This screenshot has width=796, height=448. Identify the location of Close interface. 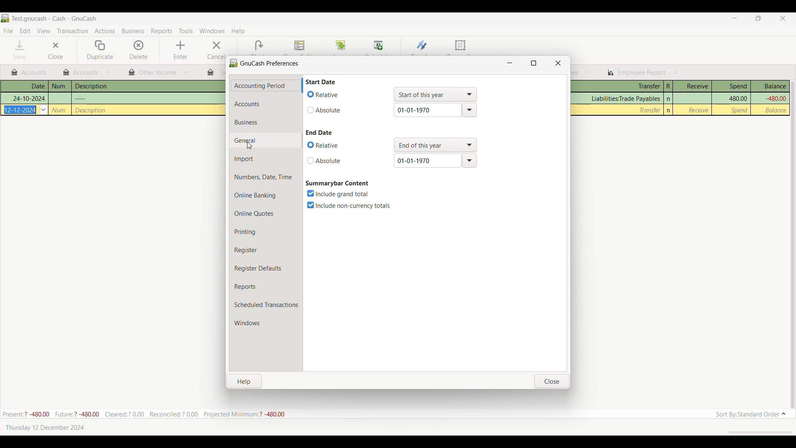
(783, 18).